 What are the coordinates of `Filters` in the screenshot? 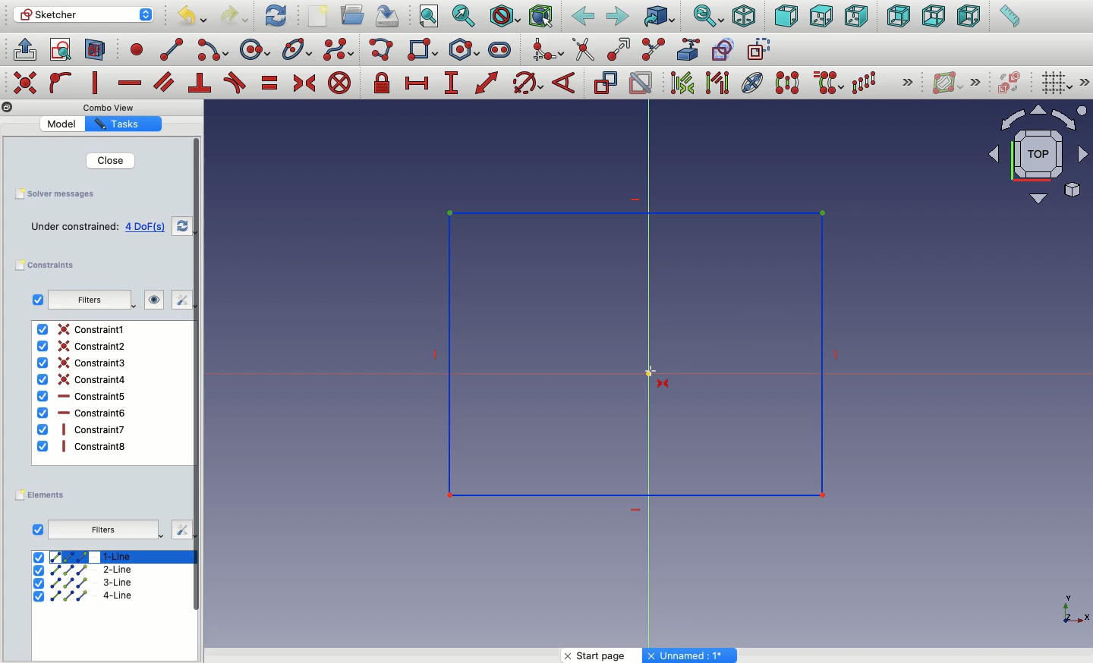 It's located at (102, 530).